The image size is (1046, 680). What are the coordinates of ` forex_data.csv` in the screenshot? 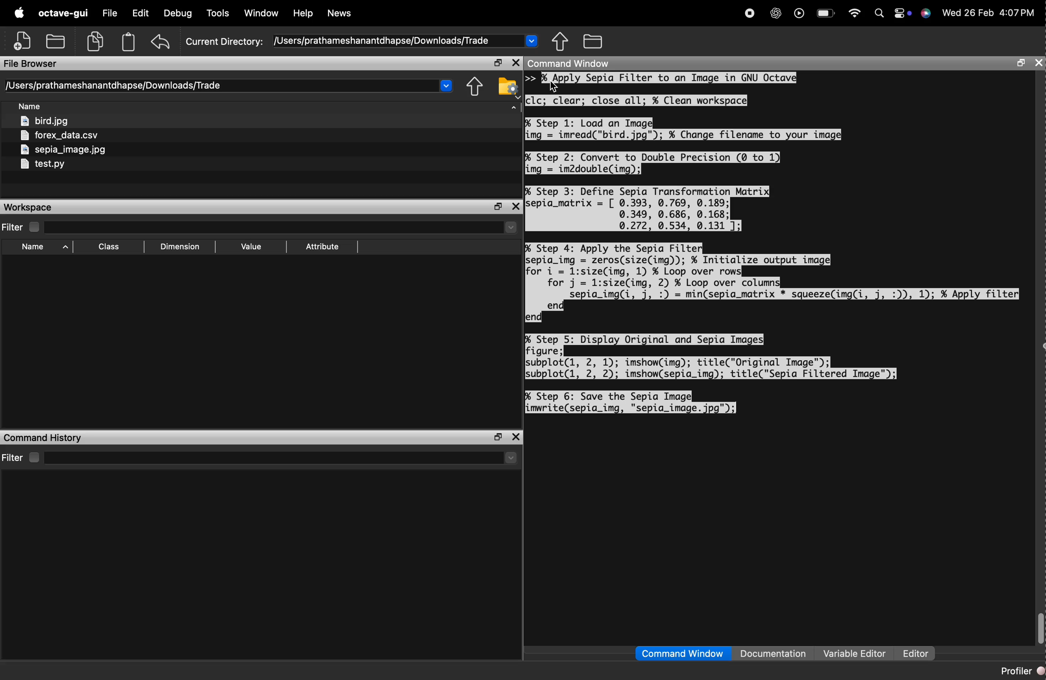 It's located at (59, 134).